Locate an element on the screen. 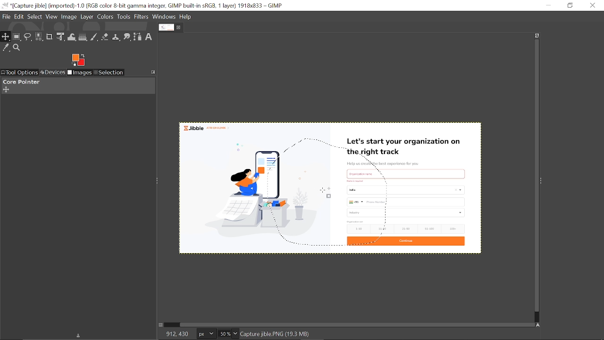 The width and height of the screenshot is (604, 340). Help us create the best experience for you is located at coordinates (383, 164).